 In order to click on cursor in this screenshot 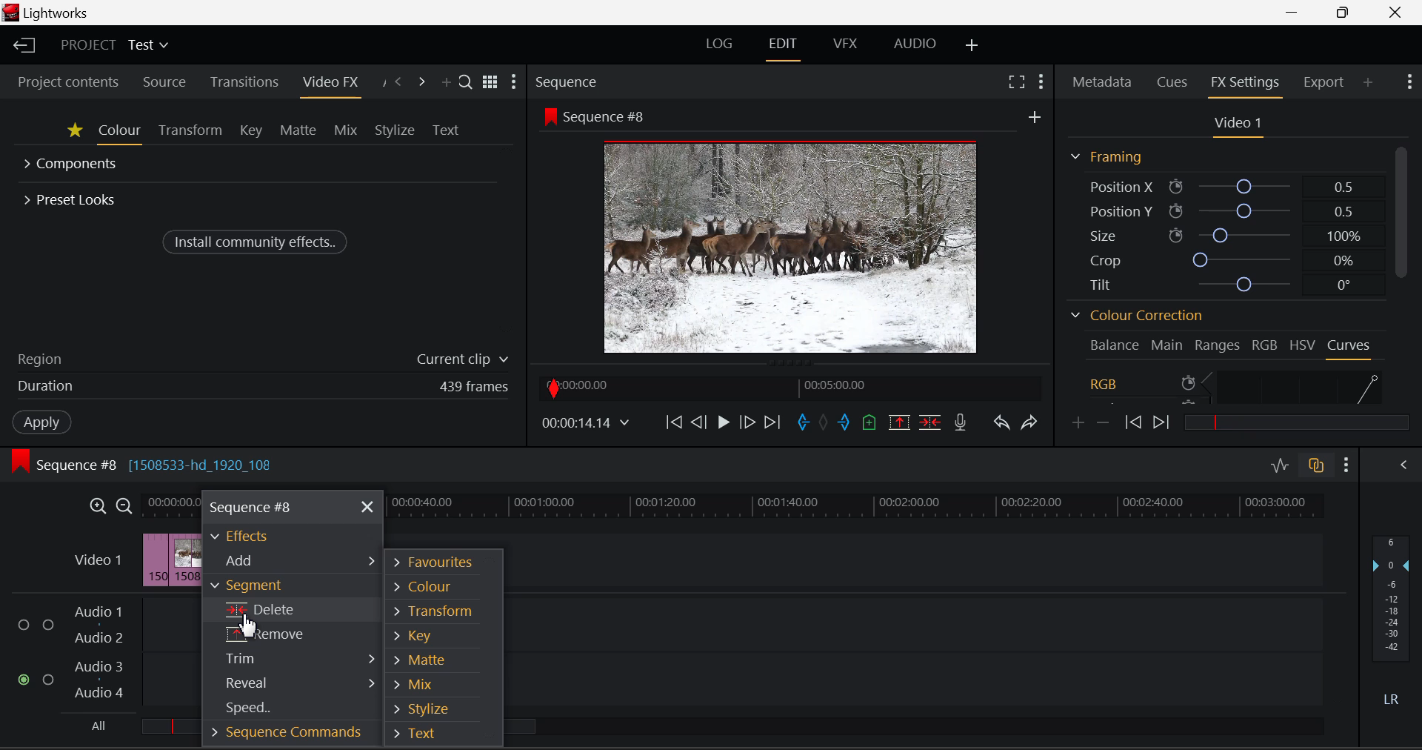, I will do `click(252, 626)`.